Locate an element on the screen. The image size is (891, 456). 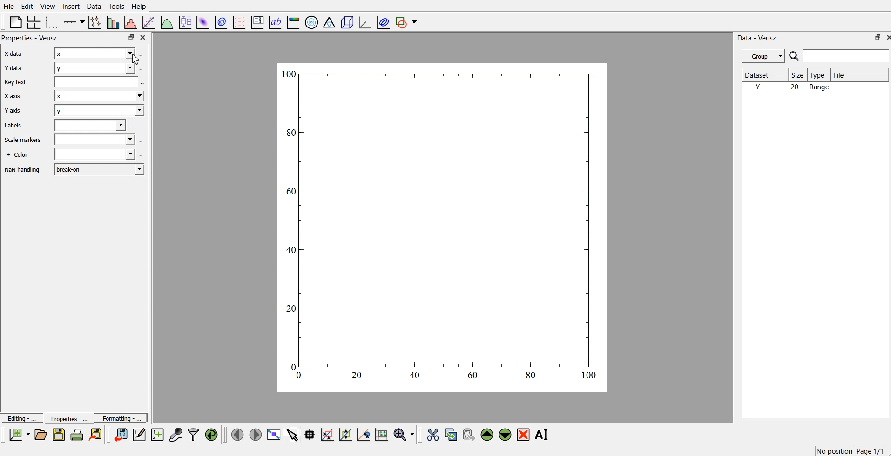
field is located at coordinates (94, 141).